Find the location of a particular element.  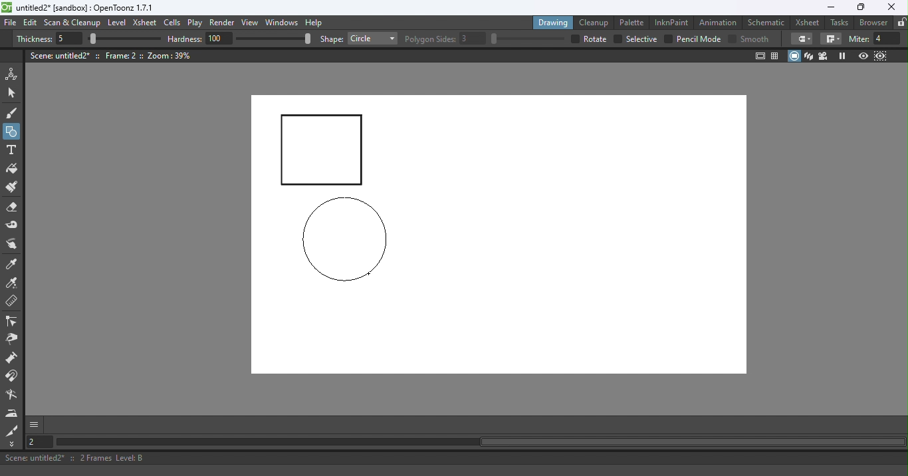

Thickness is located at coordinates (34, 39).